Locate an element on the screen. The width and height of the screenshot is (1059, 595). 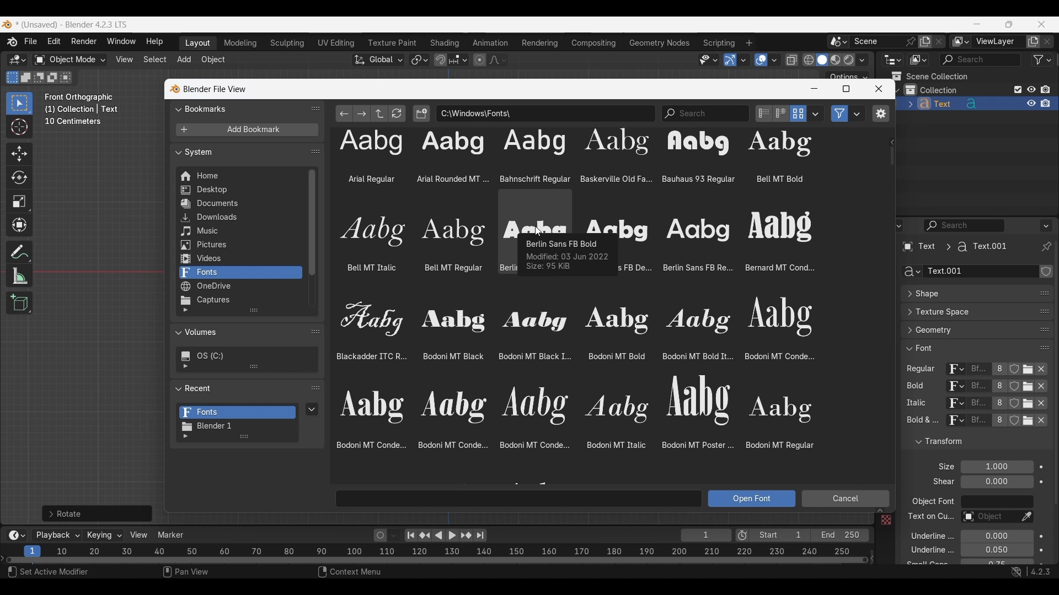
Cursor is located at coordinates (19, 128).